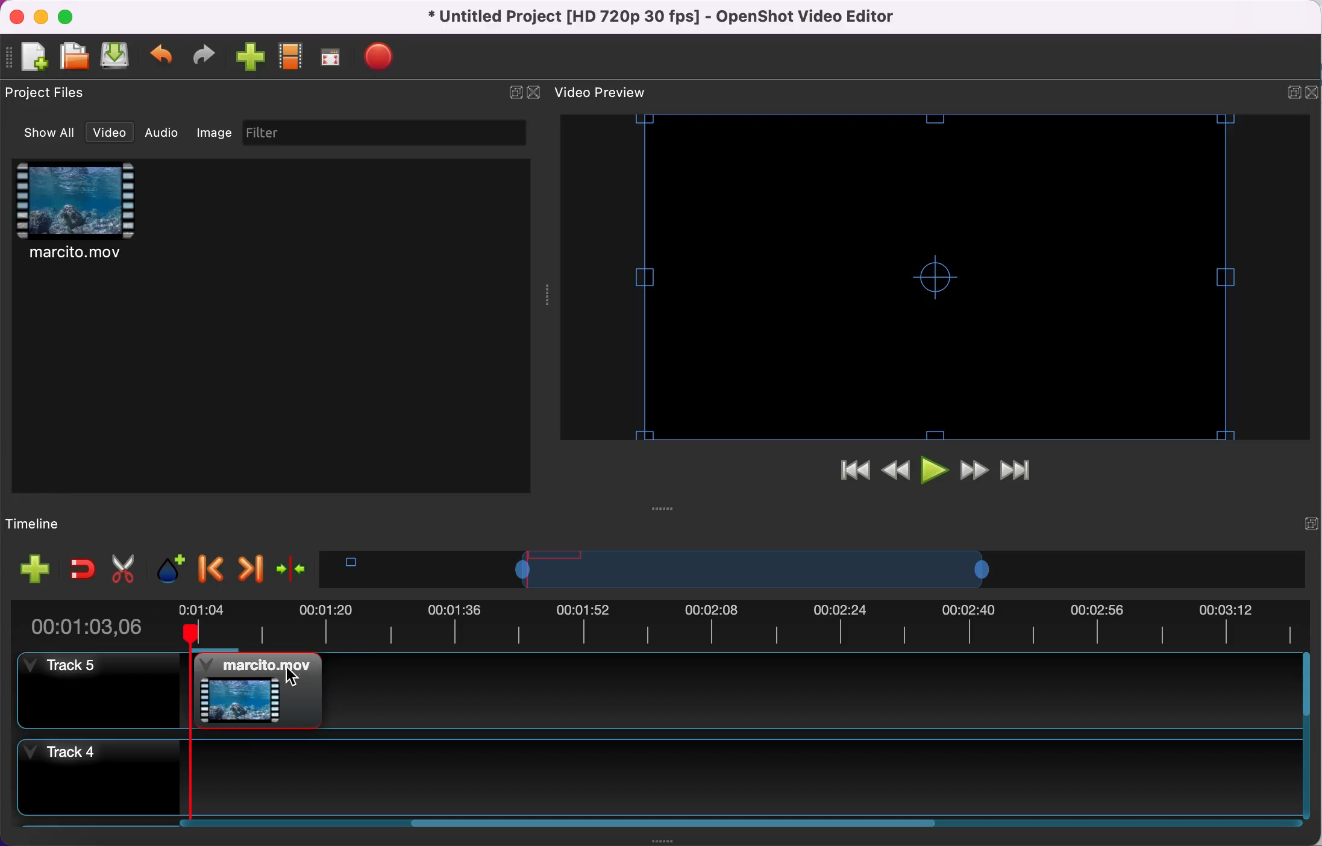  Describe the element at coordinates (725, 776) in the screenshot. I see `timeline` at that location.